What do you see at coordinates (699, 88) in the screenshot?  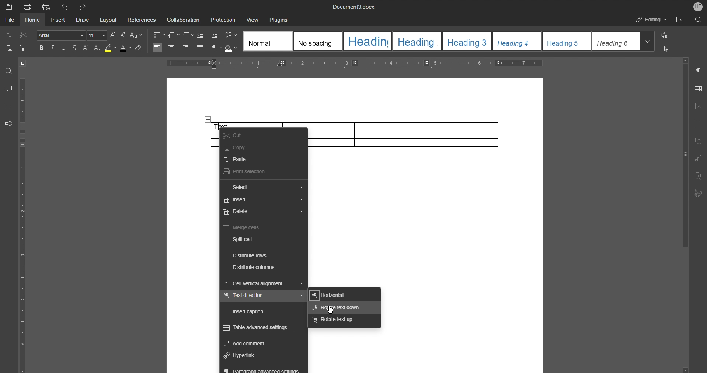 I see `Table Settings` at bounding box center [699, 88].